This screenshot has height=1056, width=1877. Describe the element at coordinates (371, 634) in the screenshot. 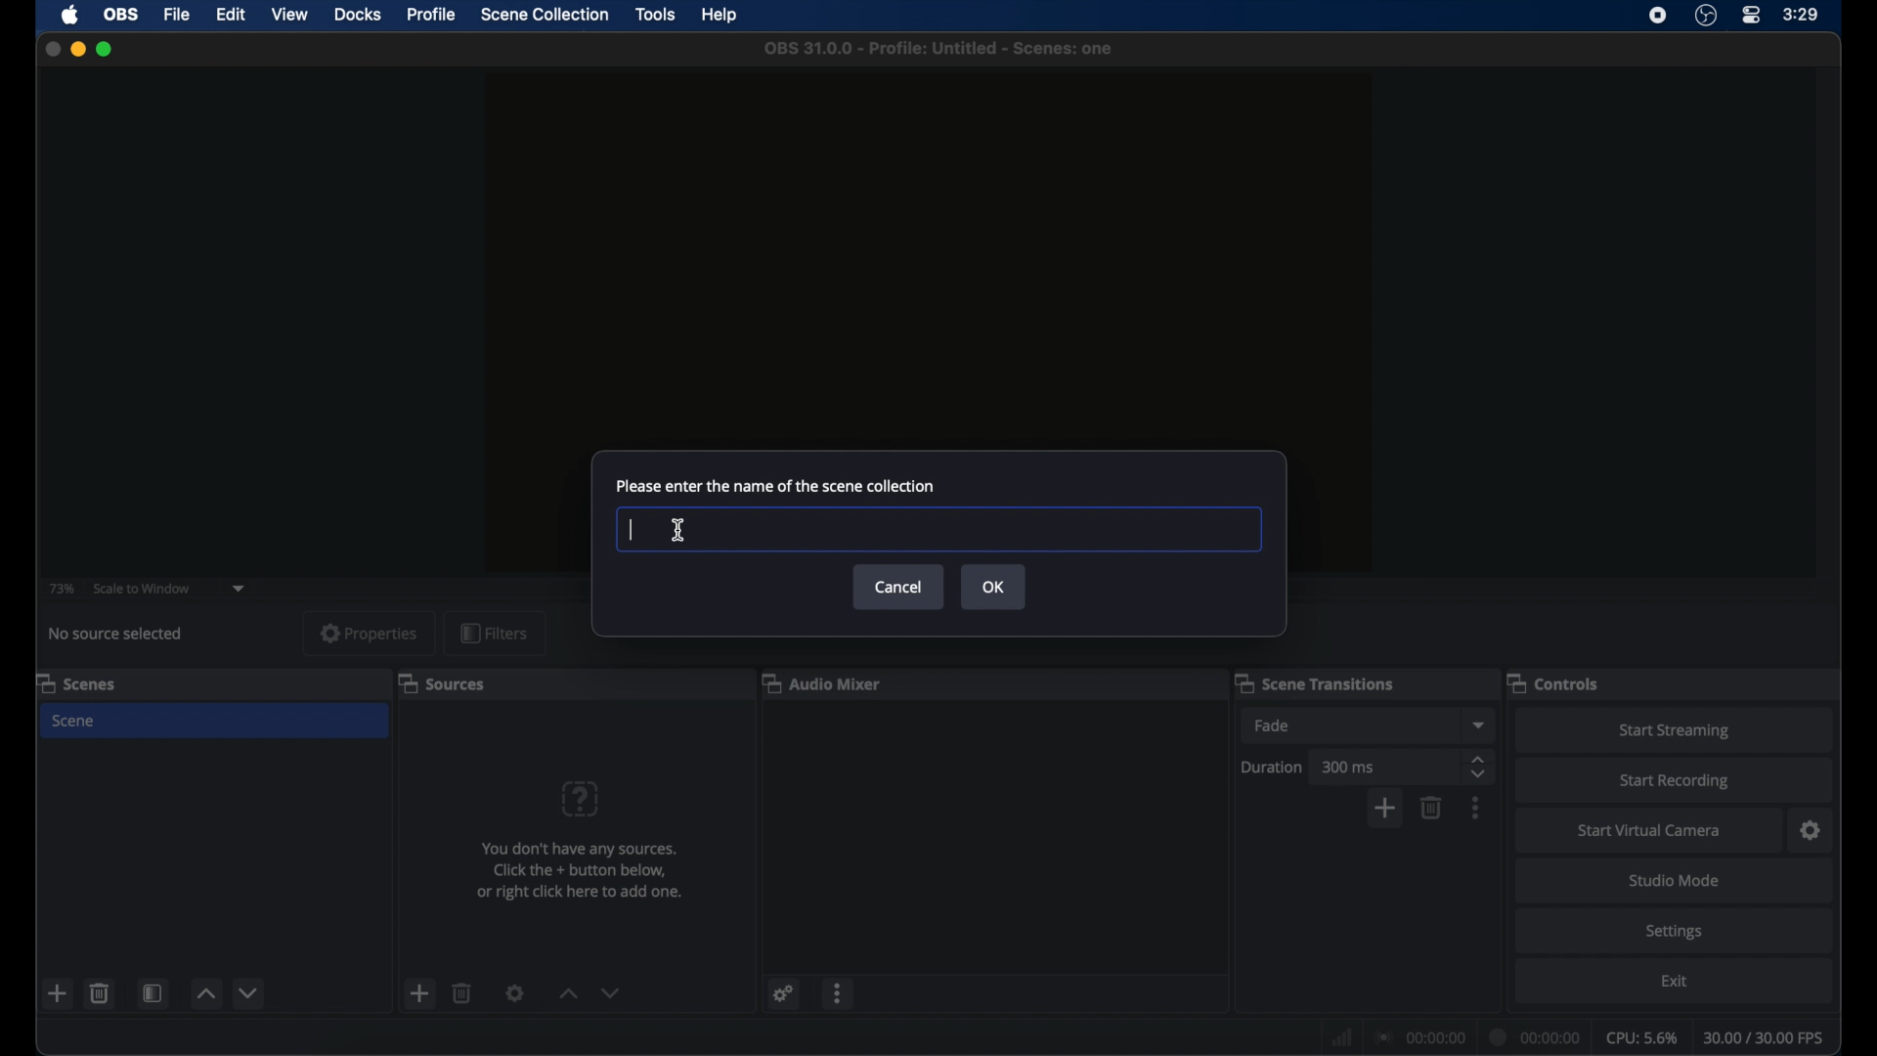

I see `properties` at that location.